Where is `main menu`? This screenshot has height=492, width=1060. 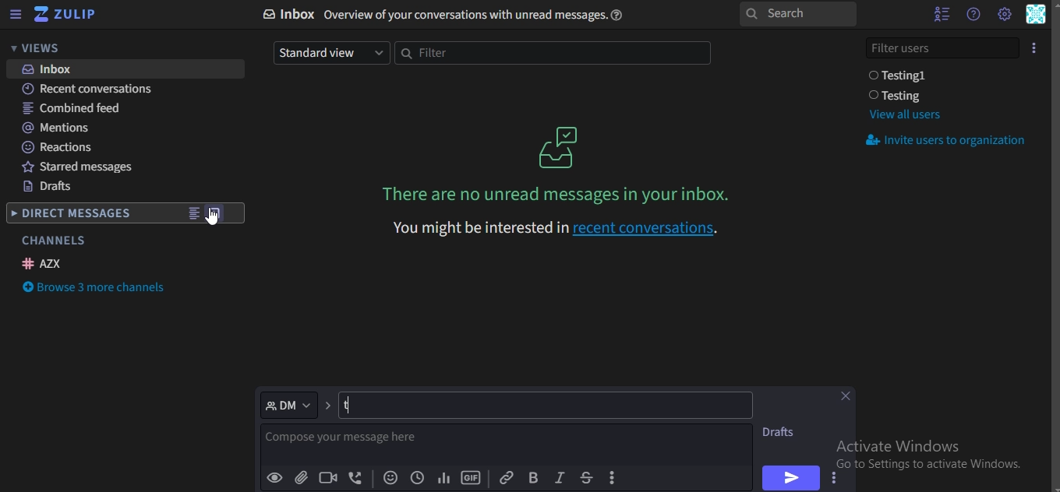
main menu is located at coordinates (1004, 14).